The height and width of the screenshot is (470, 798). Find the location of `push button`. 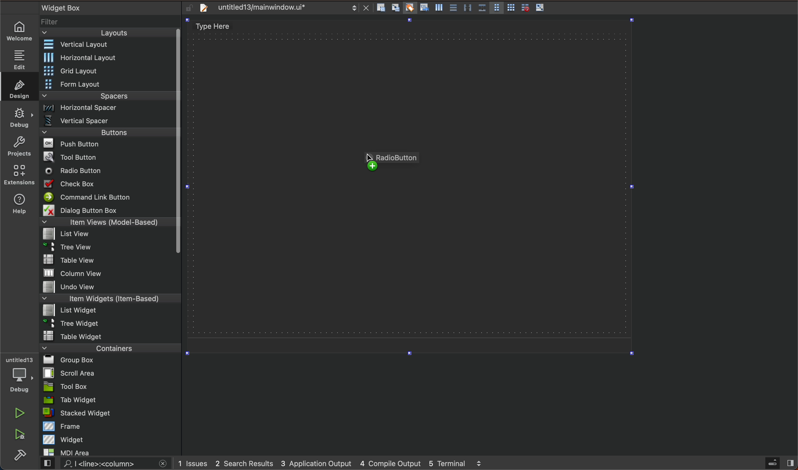

push button is located at coordinates (108, 145).